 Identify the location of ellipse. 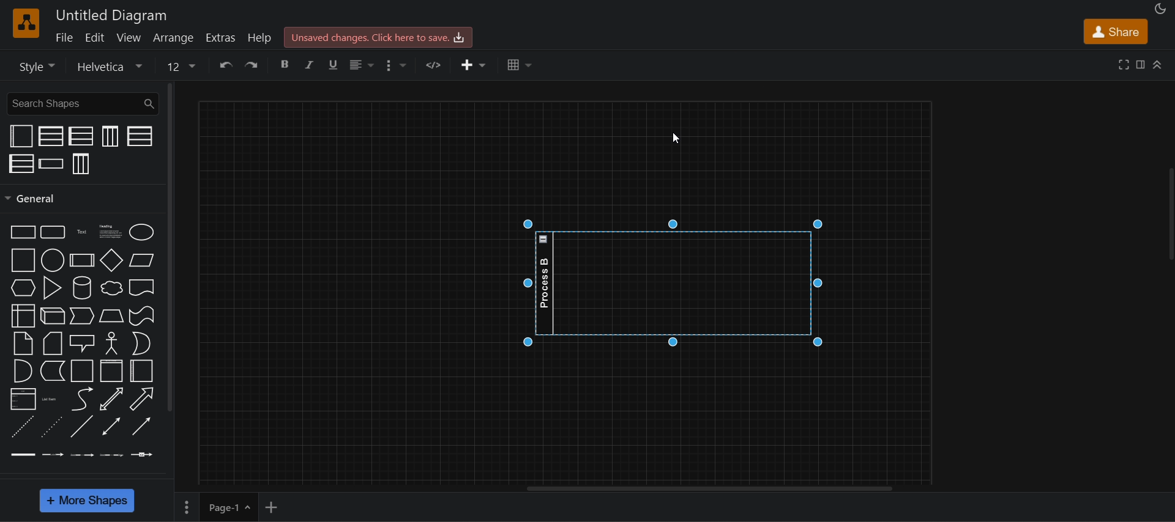
(141, 231).